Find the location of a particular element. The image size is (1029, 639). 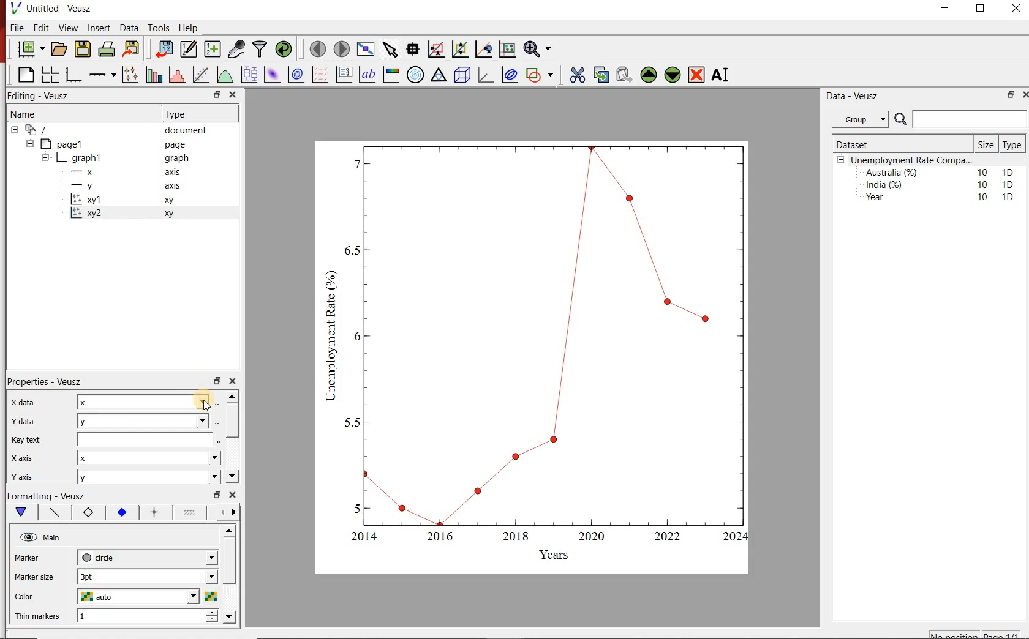

plot 2d datasets as image is located at coordinates (272, 75).